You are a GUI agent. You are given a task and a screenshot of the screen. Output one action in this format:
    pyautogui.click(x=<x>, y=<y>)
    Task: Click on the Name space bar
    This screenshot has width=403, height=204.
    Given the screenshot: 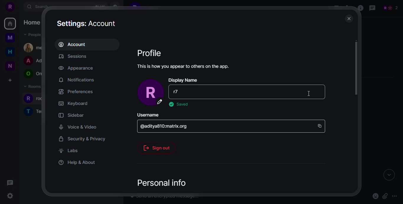 What is the action you would take?
    pyautogui.click(x=217, y=90)
    